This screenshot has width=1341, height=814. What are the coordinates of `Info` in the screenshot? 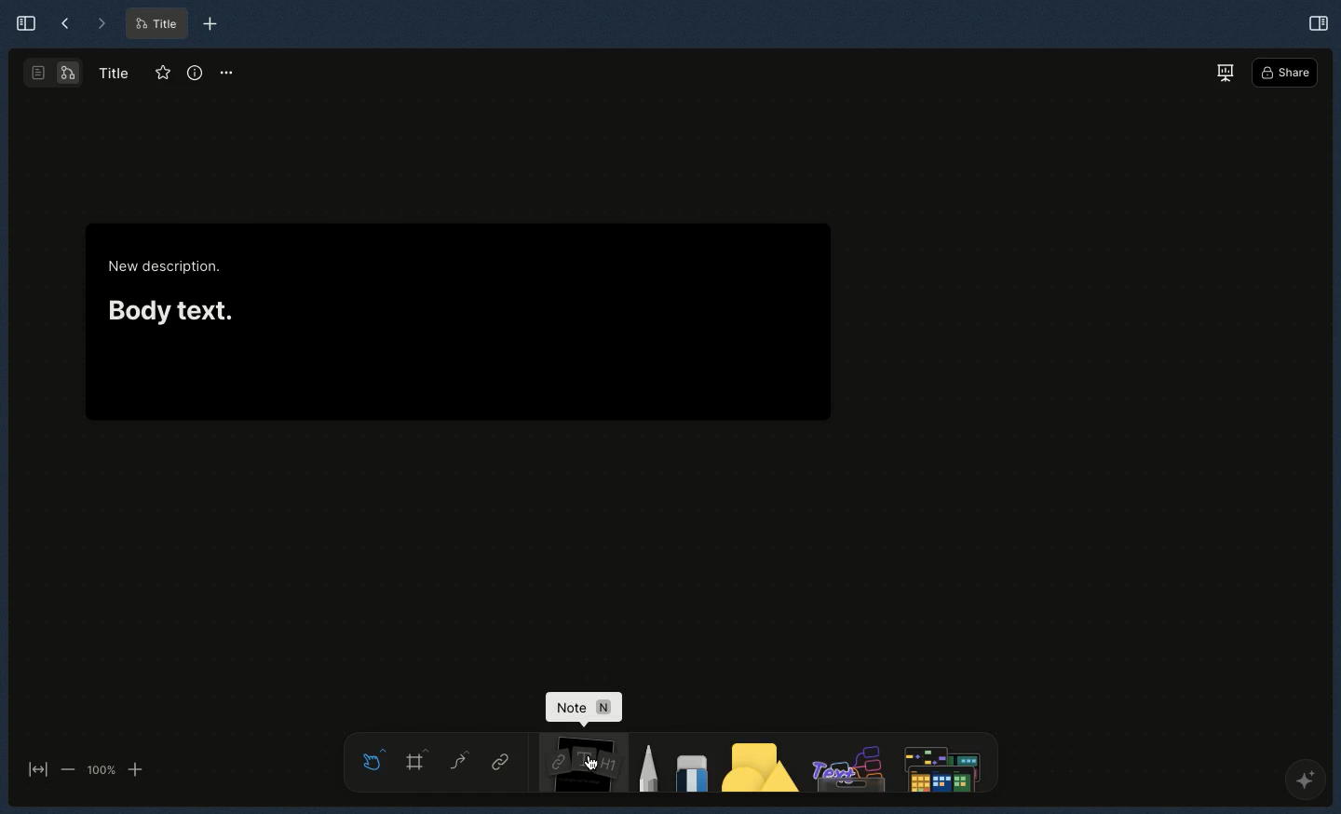 It's located at (195, 74).